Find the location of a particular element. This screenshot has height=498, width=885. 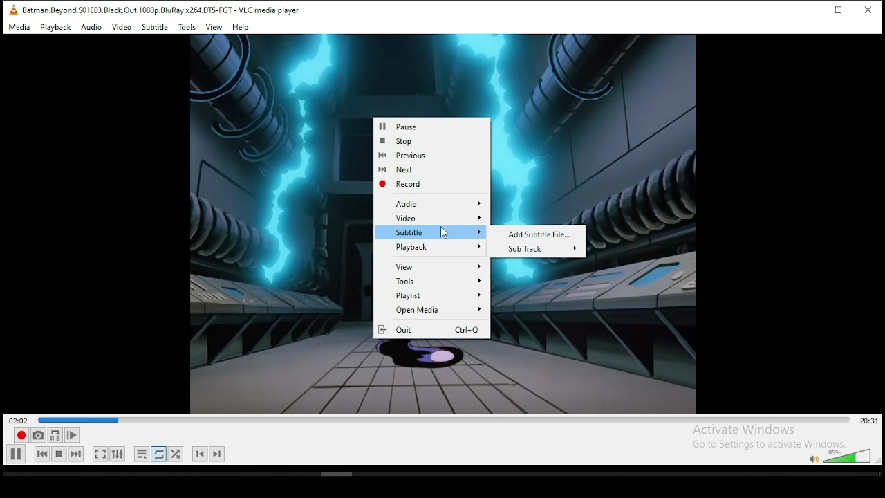

tools is located at coordinates (187, 28).